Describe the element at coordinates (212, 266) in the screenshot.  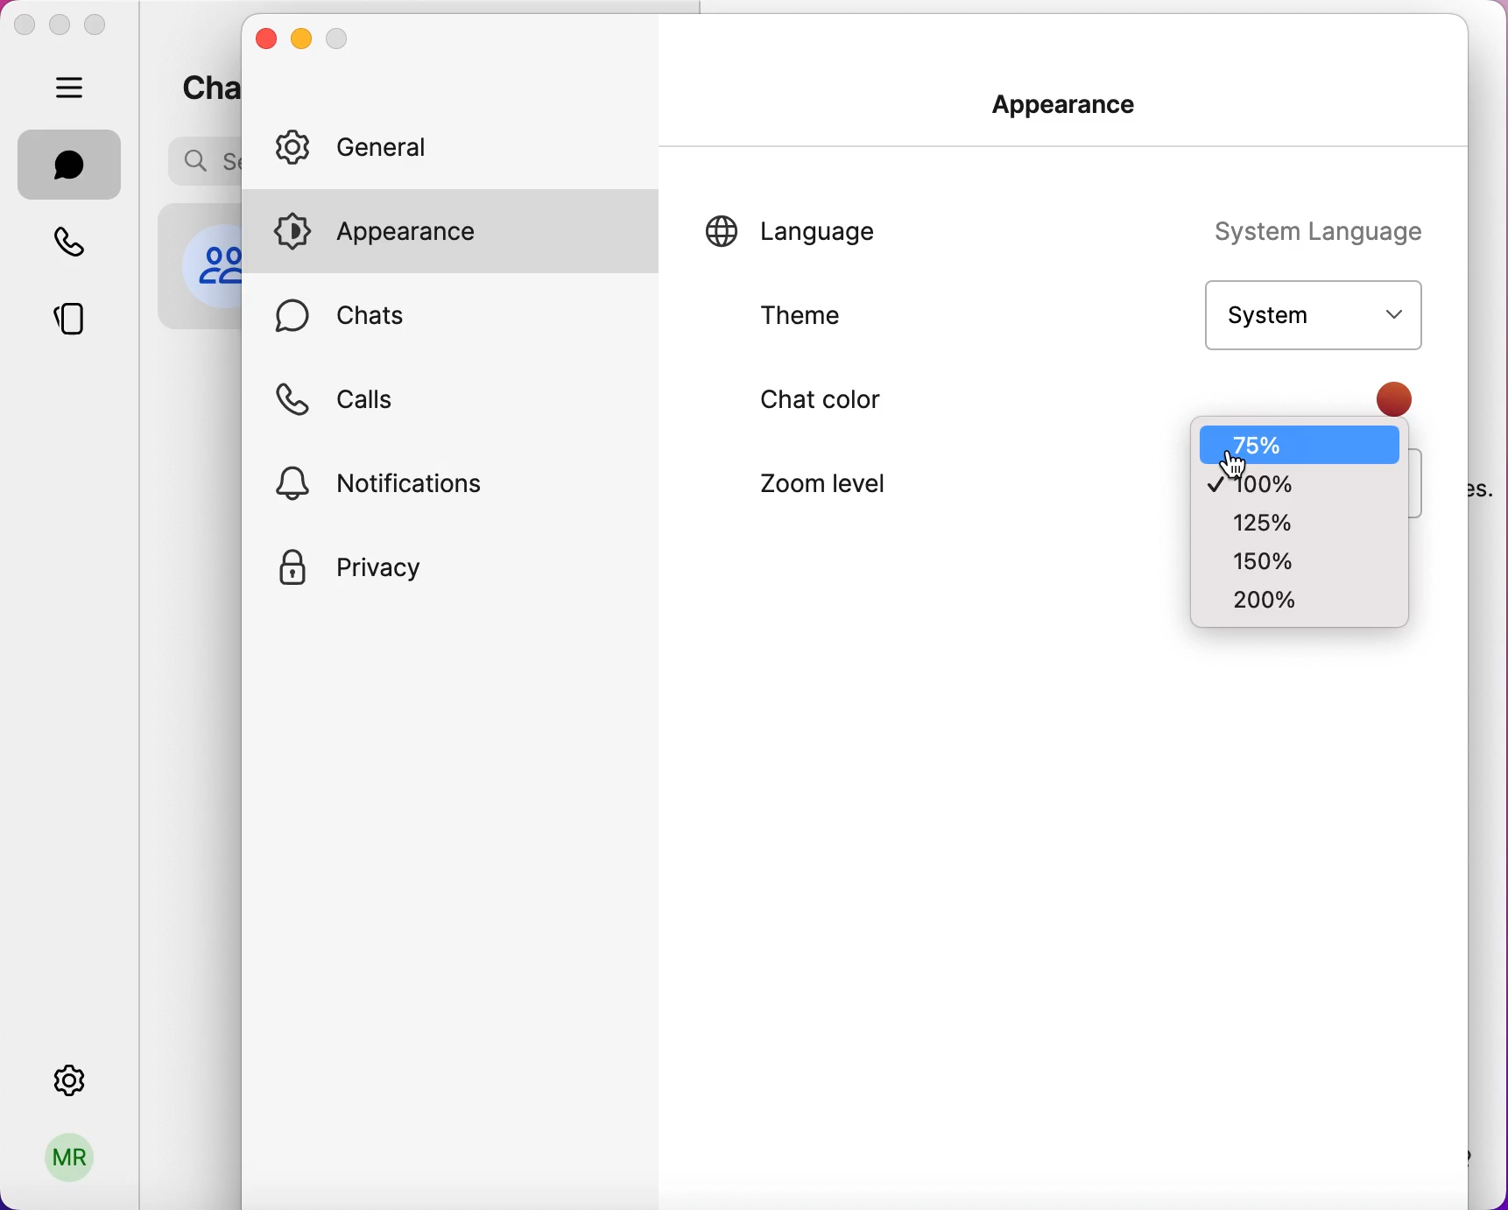
I see `profile picture` at that location.